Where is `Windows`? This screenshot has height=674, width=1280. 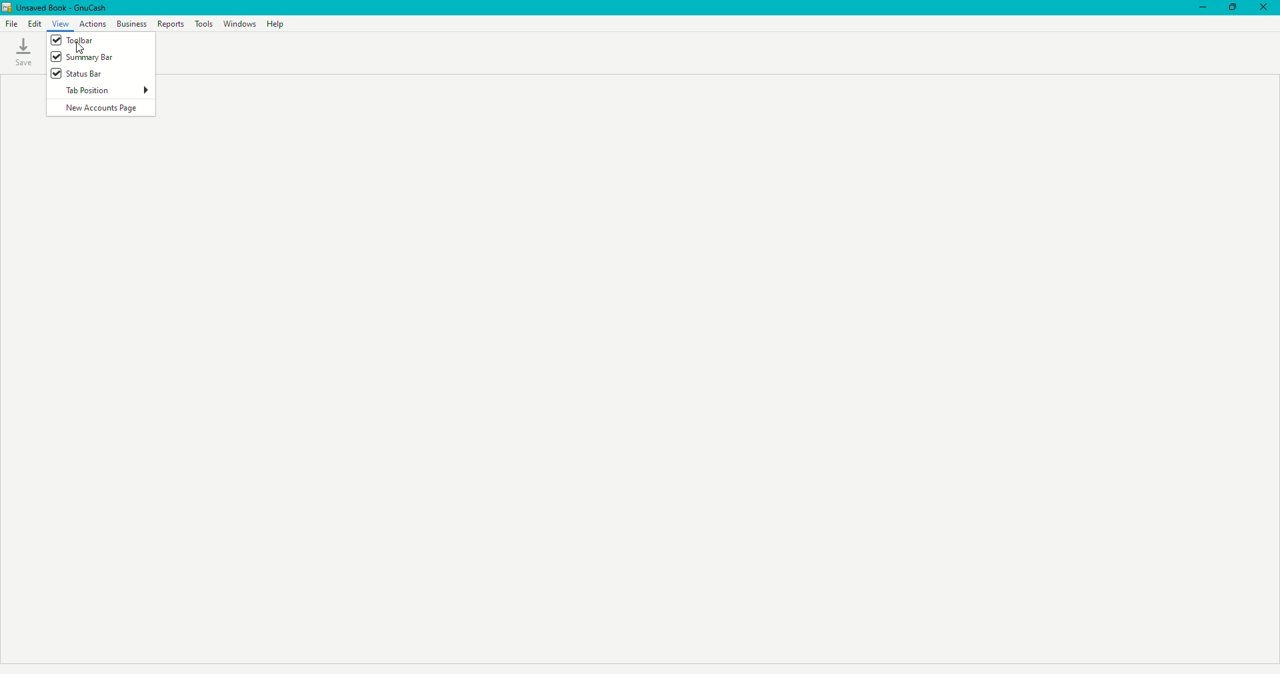 Windows is located at coordinates (240, 24).